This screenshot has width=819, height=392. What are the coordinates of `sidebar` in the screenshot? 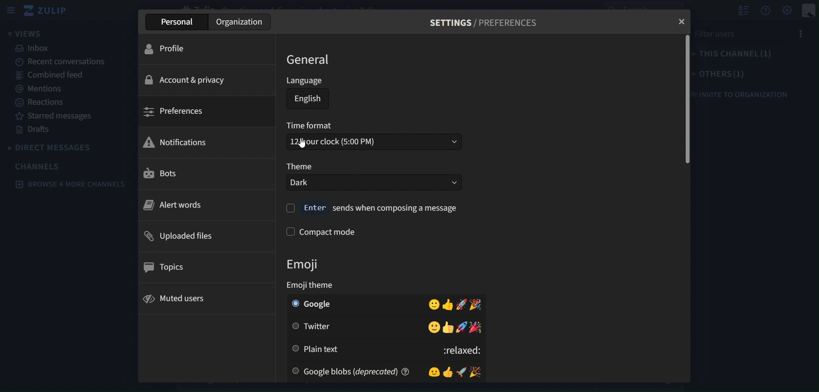 It's located at (11, 12).